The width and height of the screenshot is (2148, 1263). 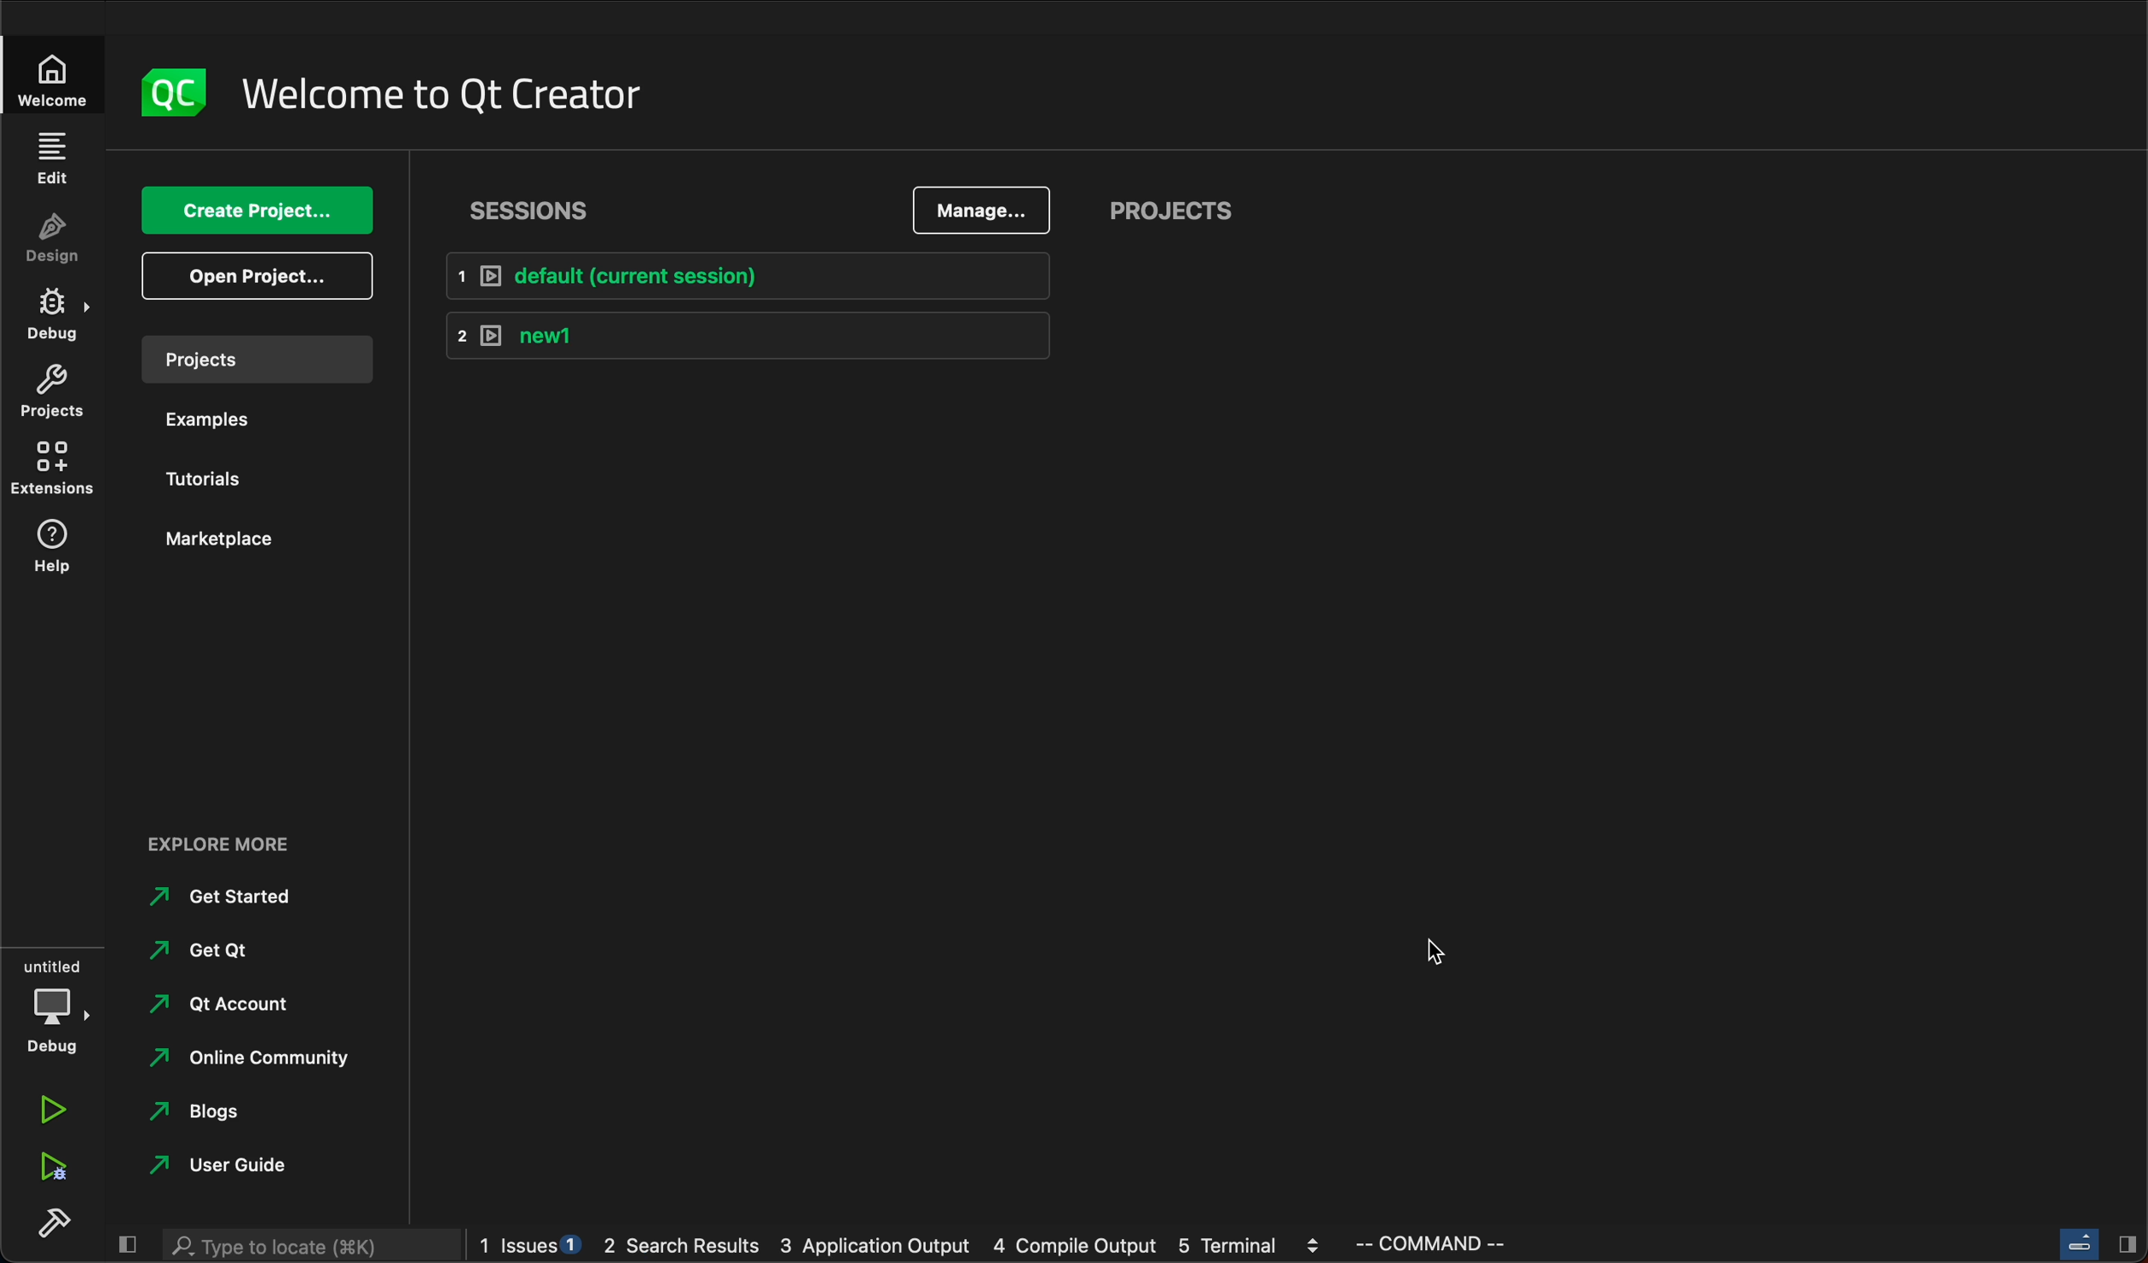 I want to click on debug, so click(x=55, y=319).